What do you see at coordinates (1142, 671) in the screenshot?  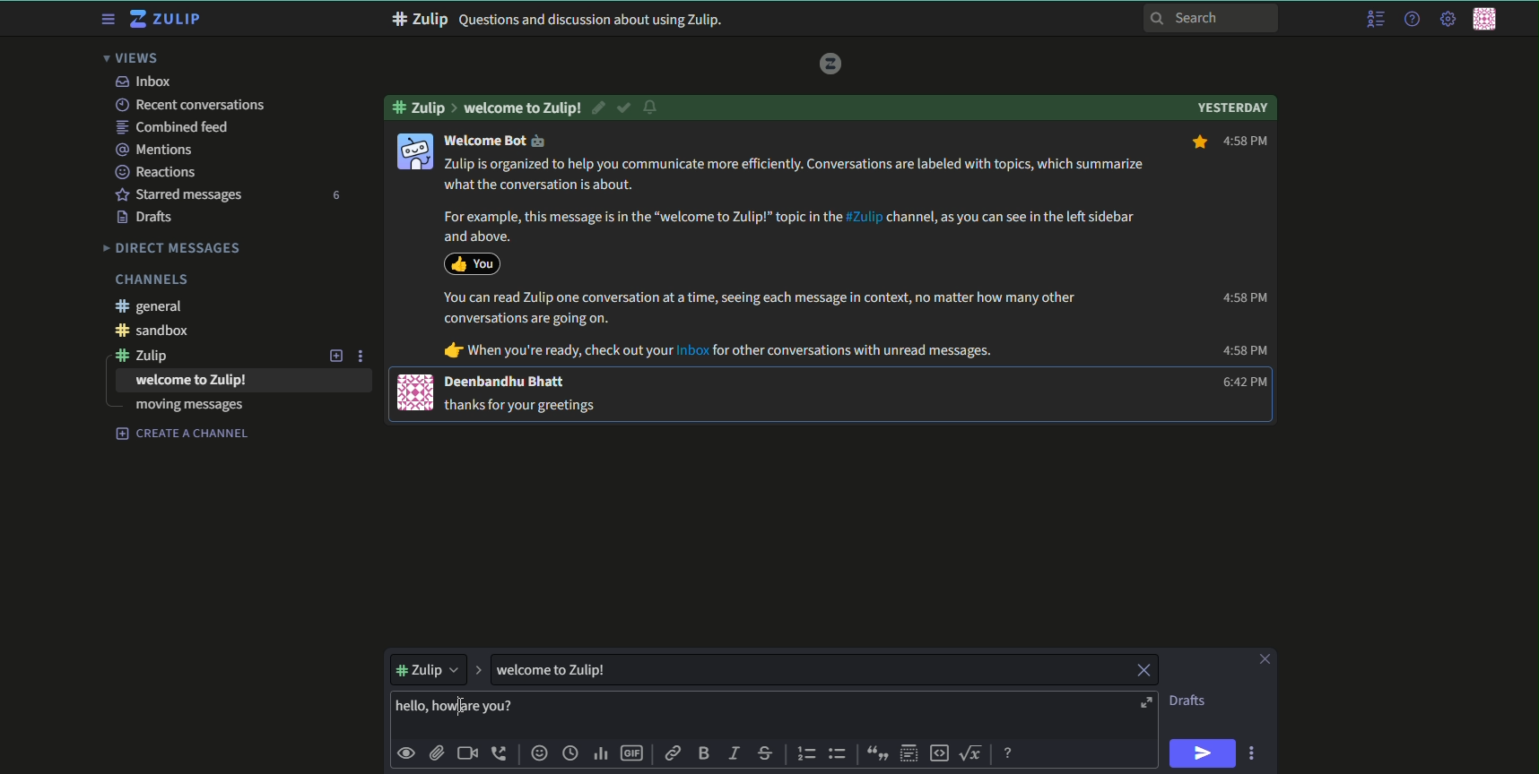 I see `close` at bounding box center [1142, 671].